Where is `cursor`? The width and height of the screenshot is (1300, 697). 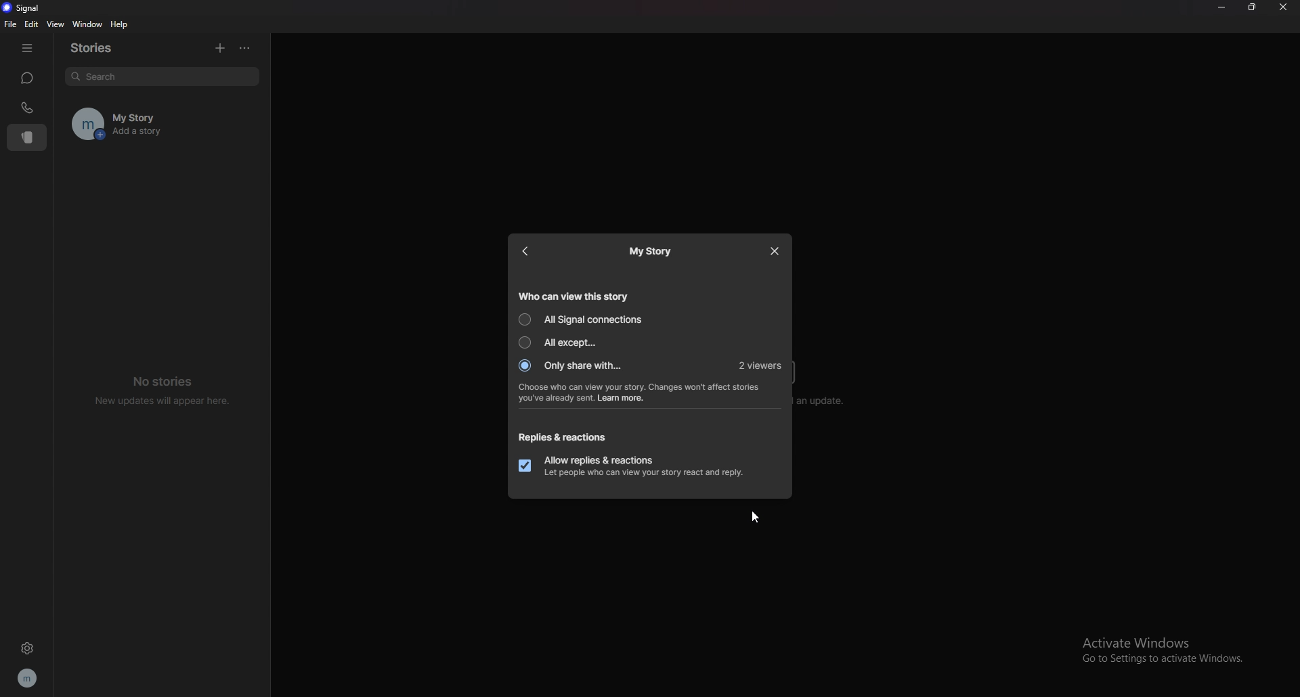 cursor is located at coordinates (758, 516).